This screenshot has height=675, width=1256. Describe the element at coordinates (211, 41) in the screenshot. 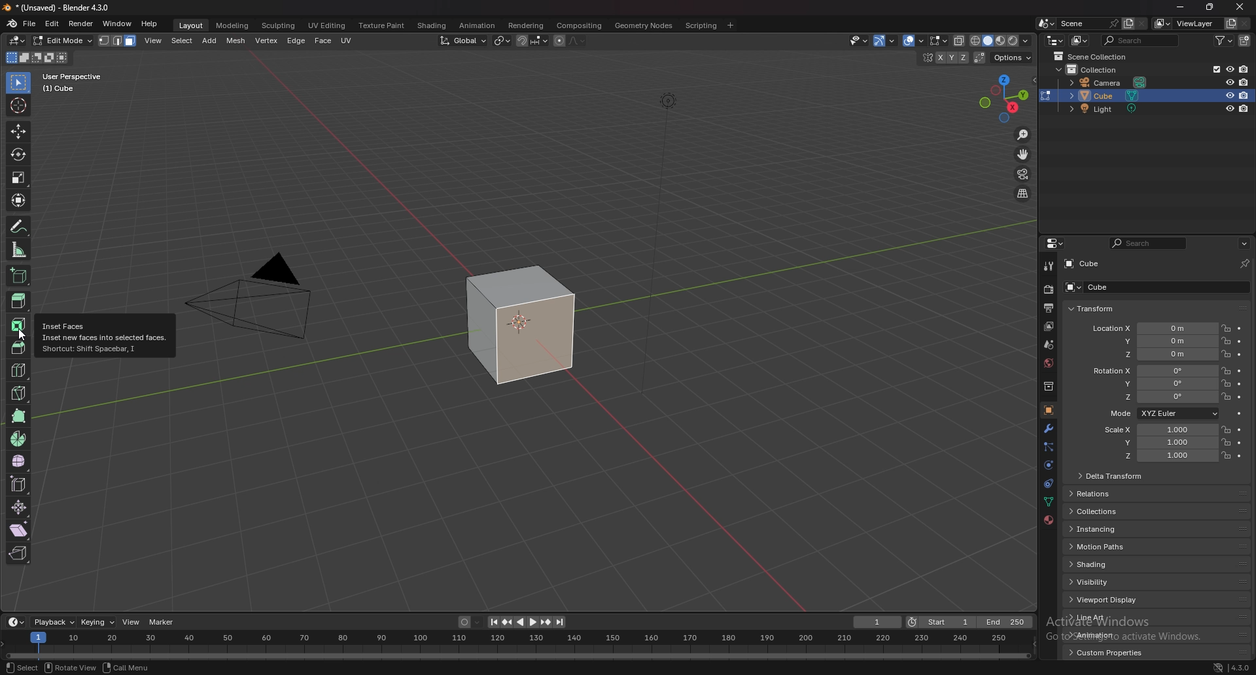

I see `add` at that location.